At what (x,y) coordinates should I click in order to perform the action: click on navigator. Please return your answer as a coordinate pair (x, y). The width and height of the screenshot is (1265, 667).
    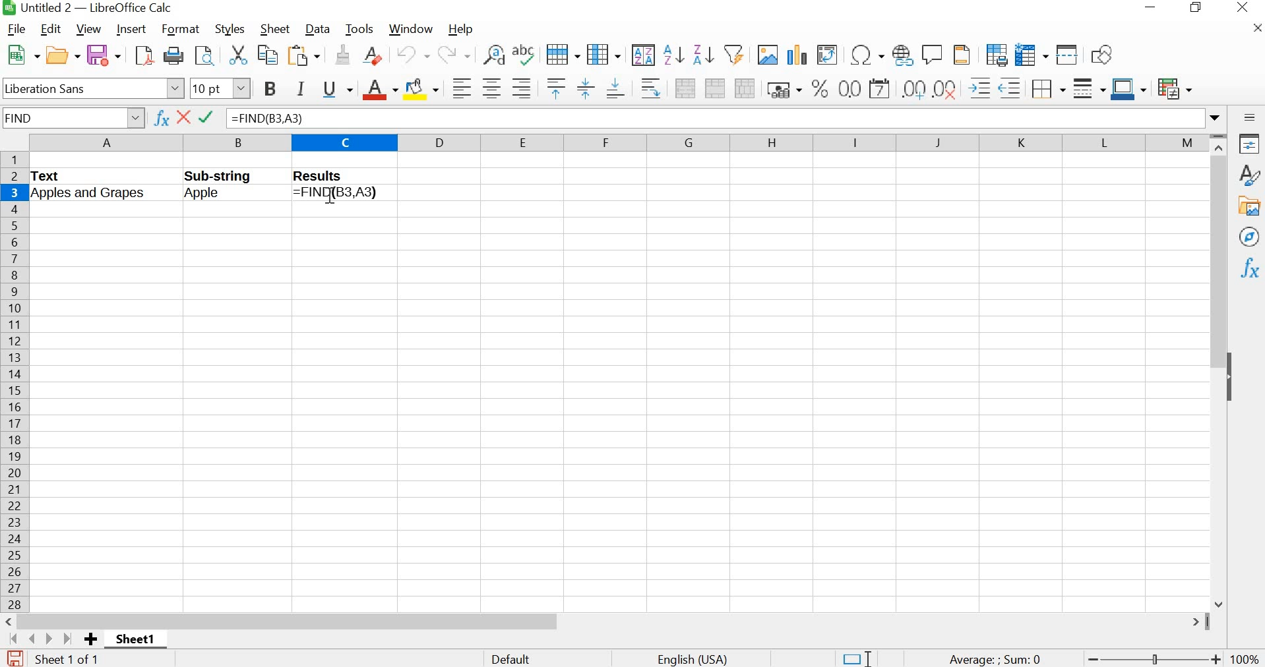
    Looking at the image, I should click on (1250, 238).